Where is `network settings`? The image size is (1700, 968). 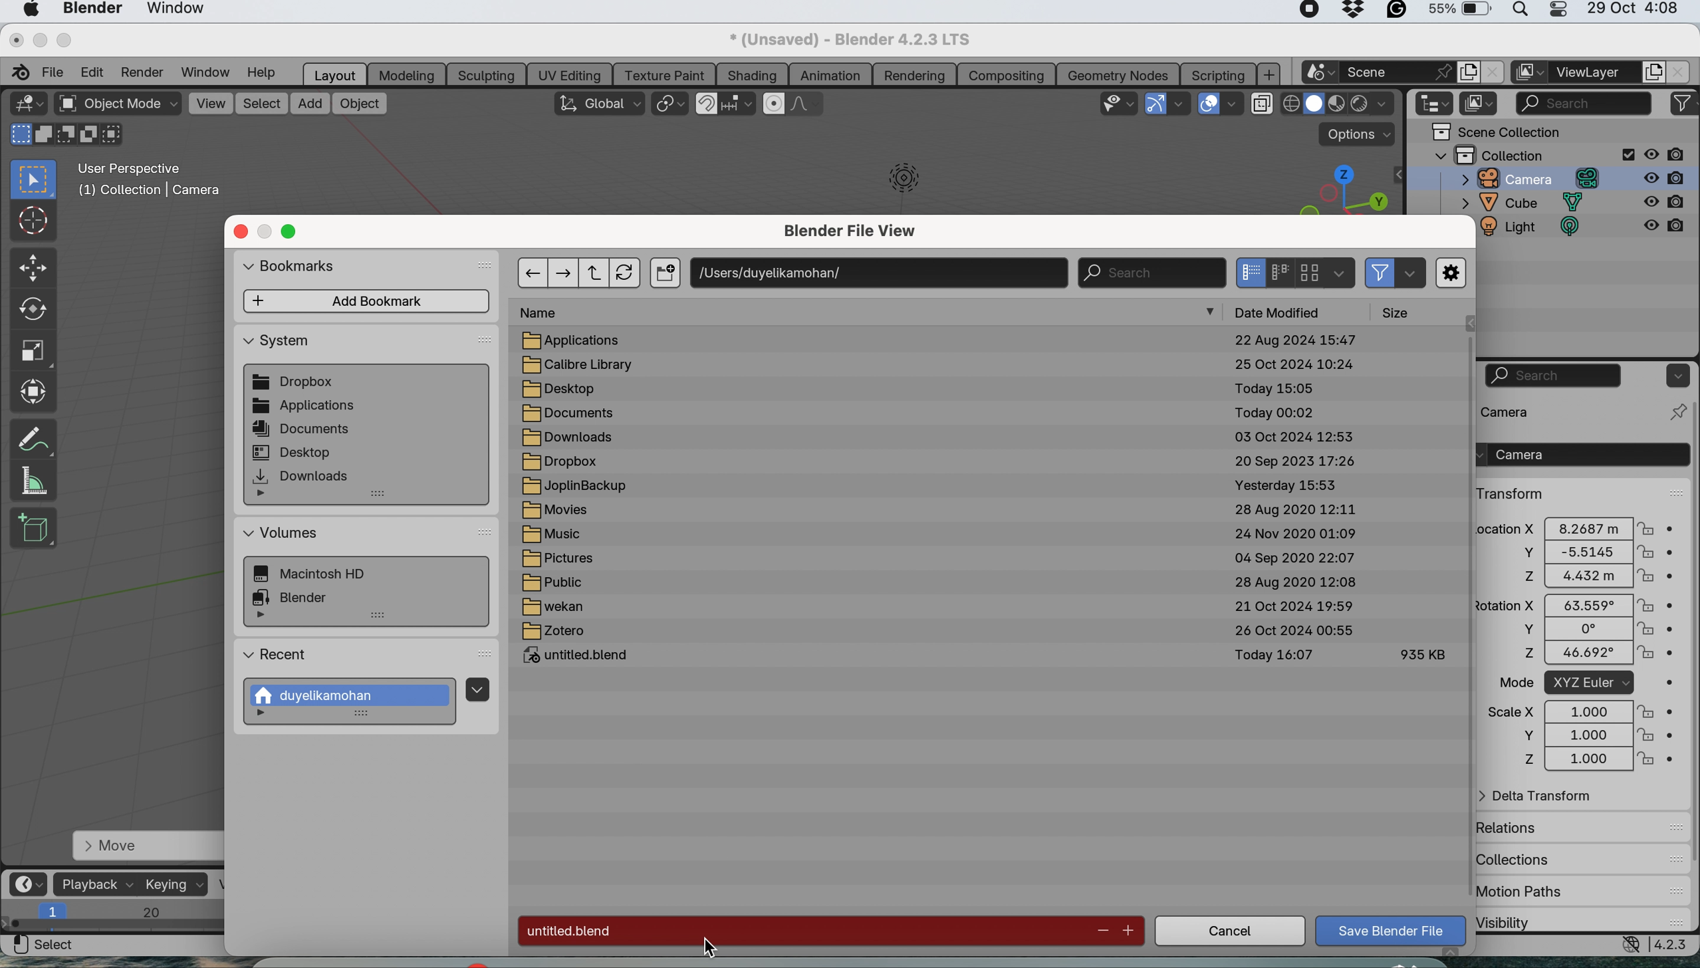
network settings is located at coordinates (1628, 945).